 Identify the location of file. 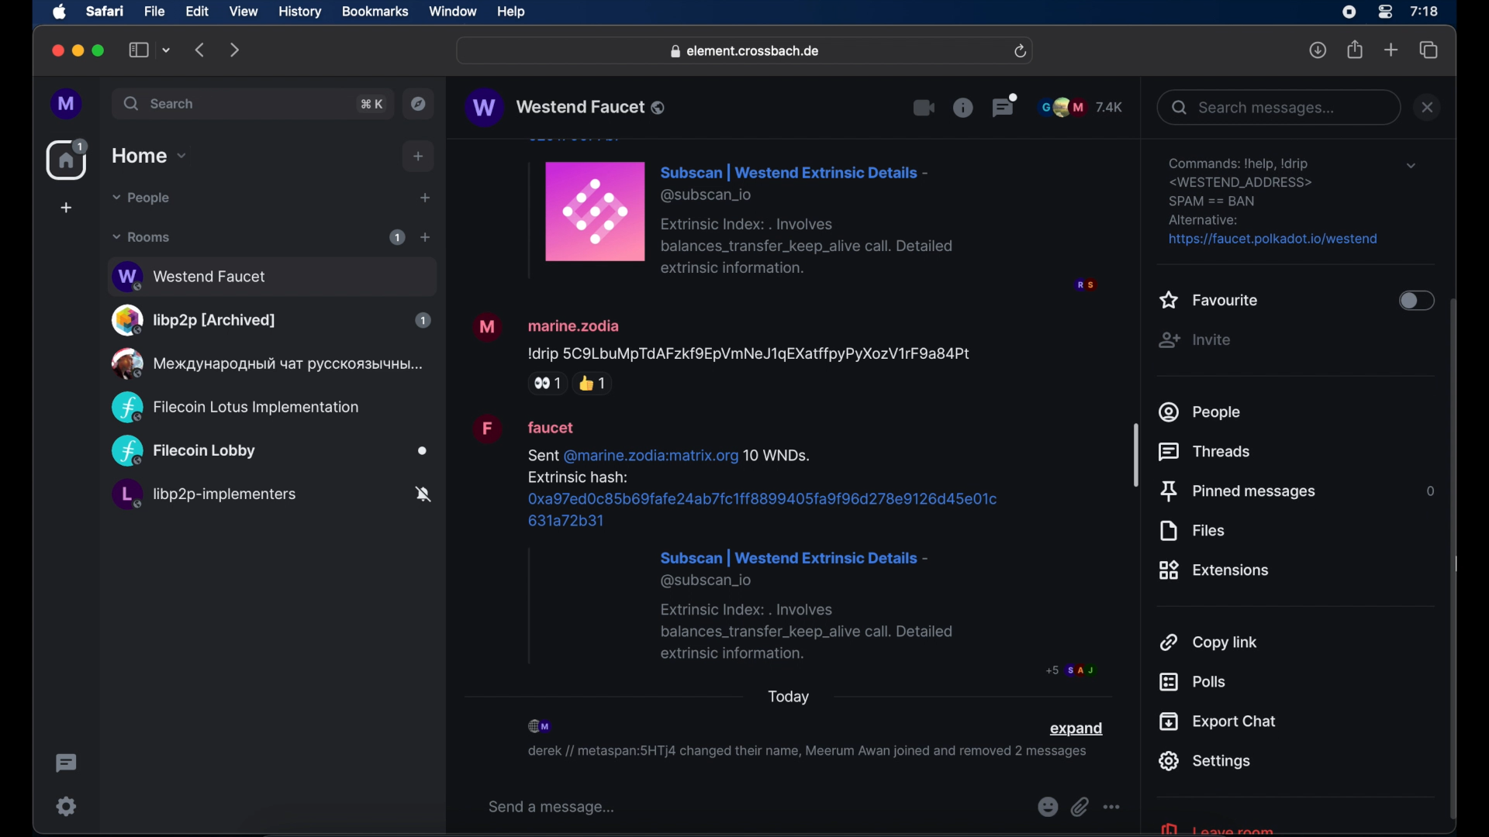
(154, 12).